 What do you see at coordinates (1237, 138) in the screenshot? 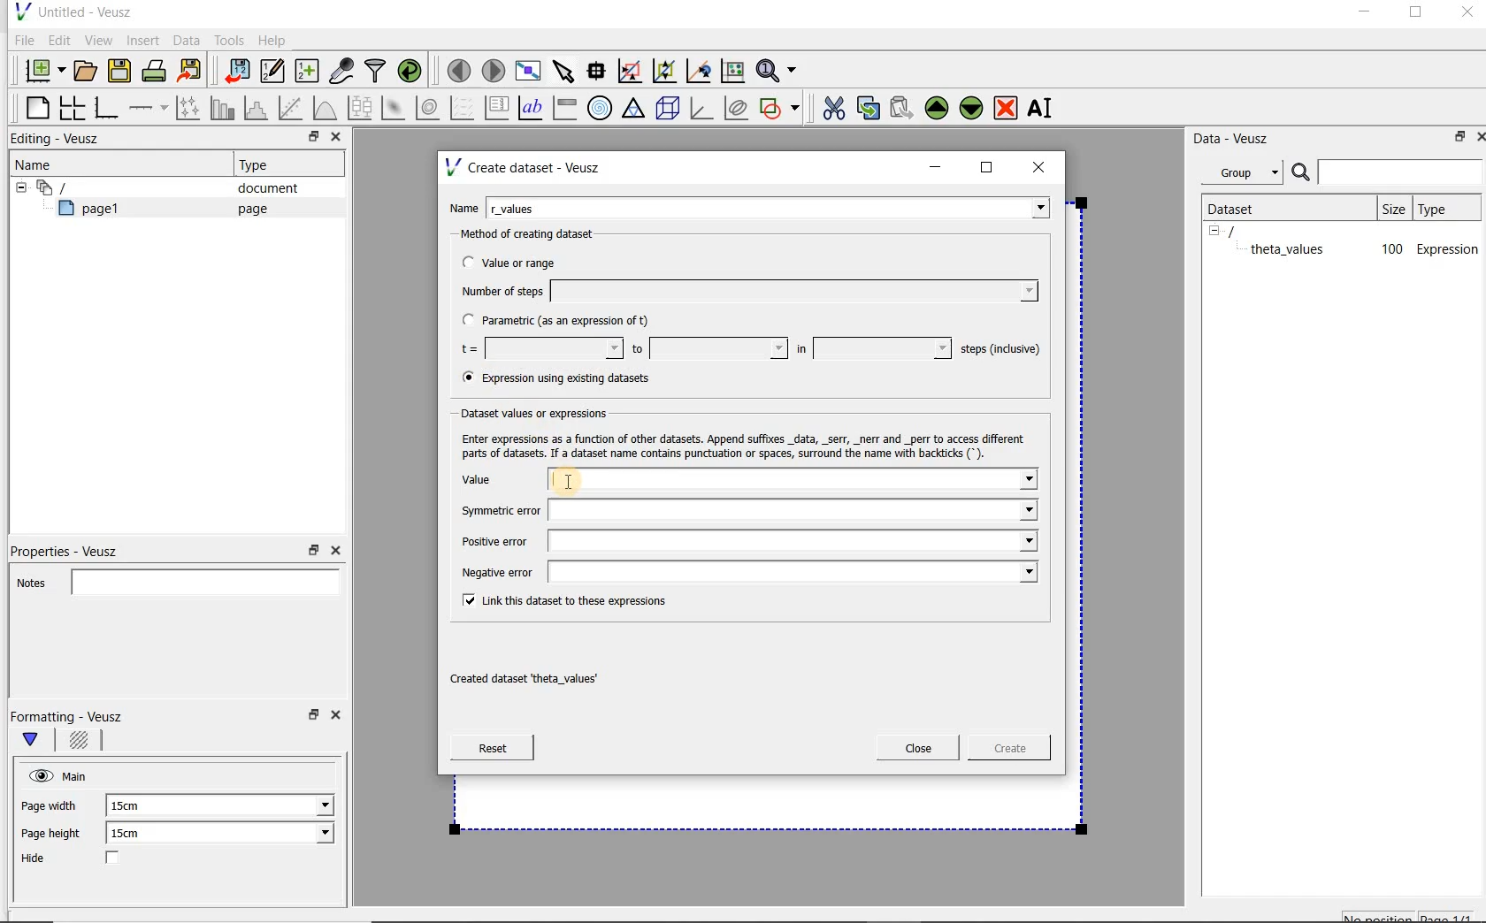
I see `Data - Veusz` at bounding box center [1237, 138].